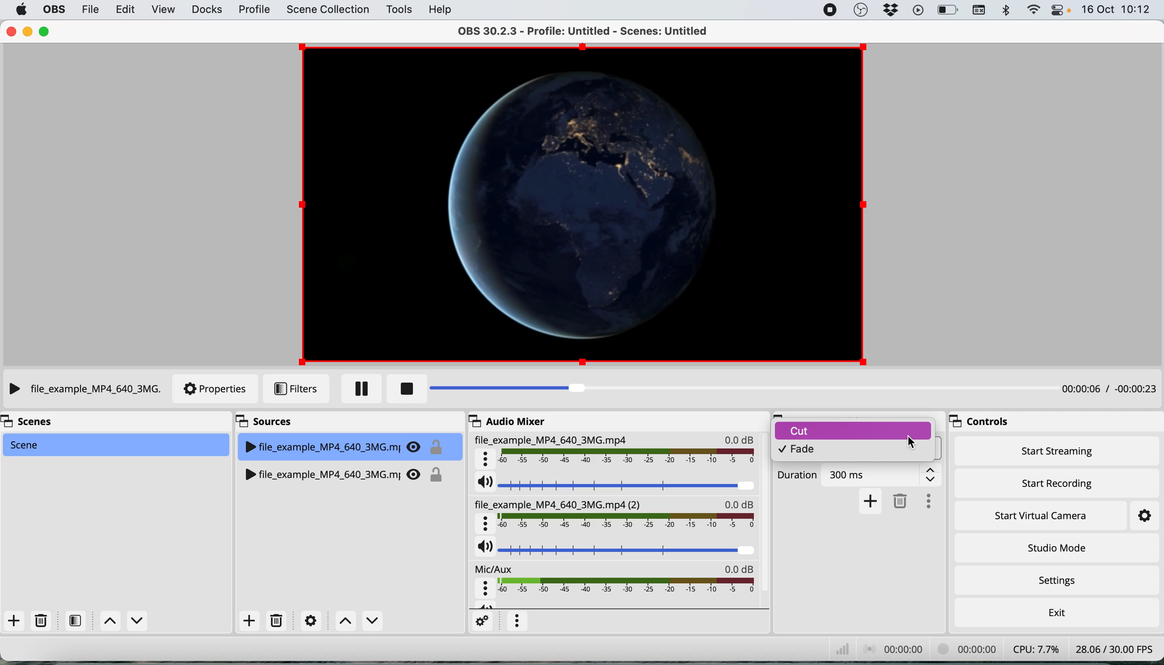  Describe the element at coordinates (1007, 10) in the screenshot. I see `bluetooth` at that location.